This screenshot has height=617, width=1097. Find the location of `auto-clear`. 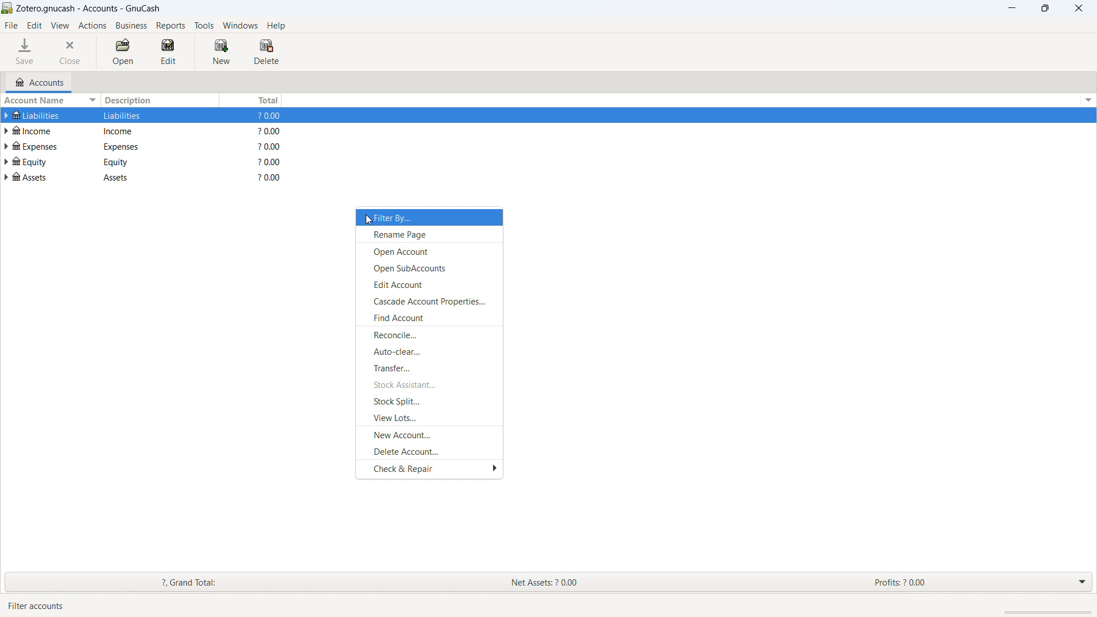

auto-clear is located at coordinates (429, 351).